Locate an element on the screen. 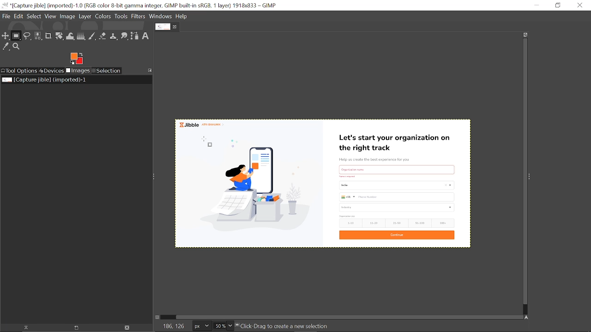 The image size is (591, 332). Phone Number is located at coordinates (396, 197).